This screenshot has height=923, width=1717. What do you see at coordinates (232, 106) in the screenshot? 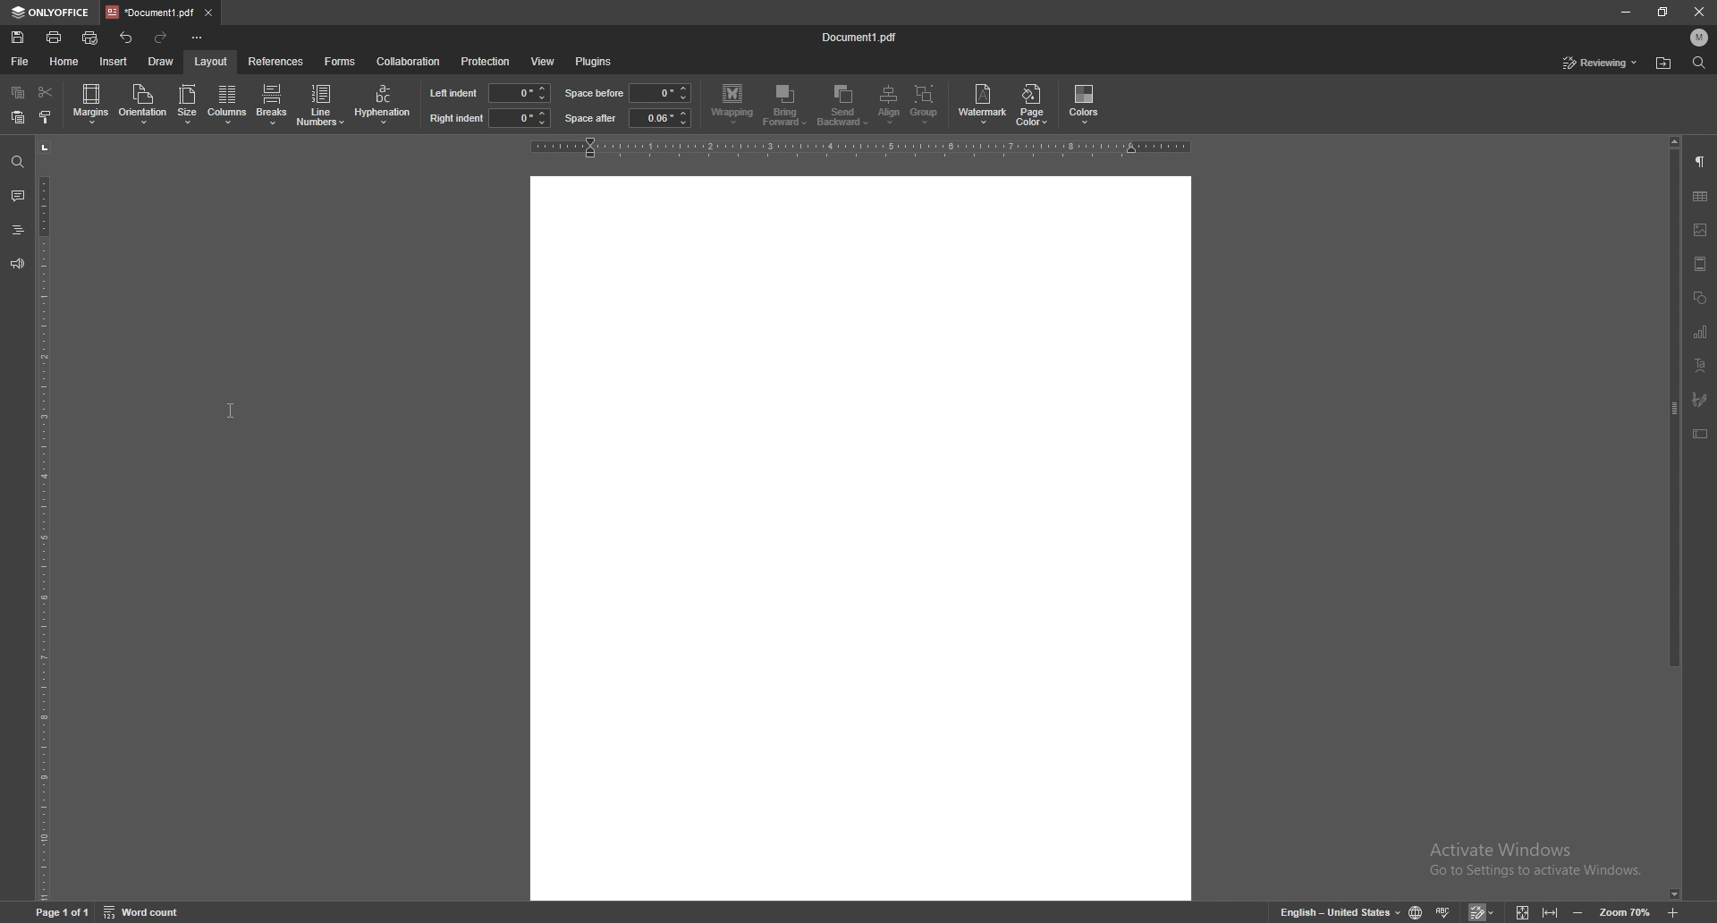
I see `cursor description` at bounding box center [232, 106].